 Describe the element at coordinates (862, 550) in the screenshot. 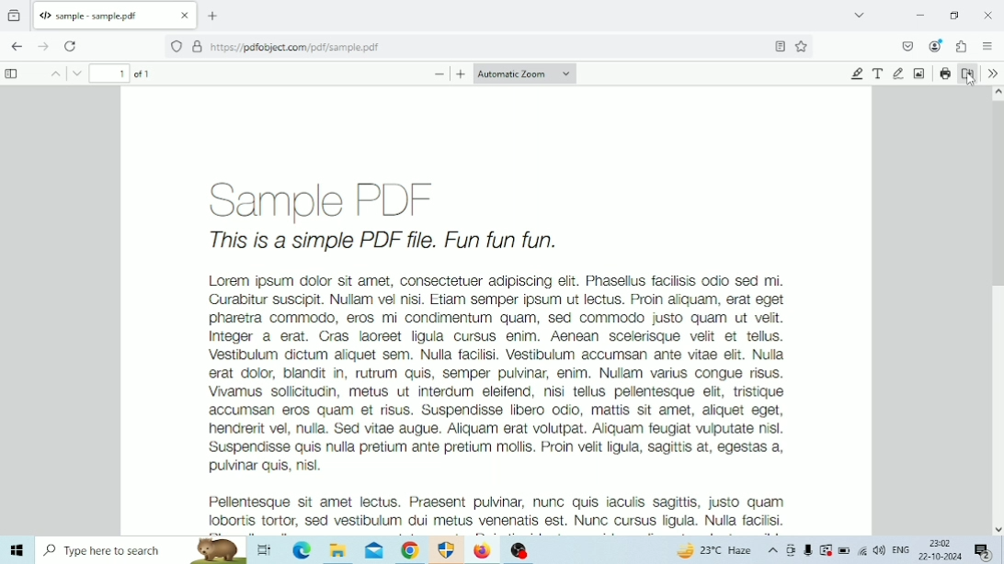

I see `Internet` at that location.